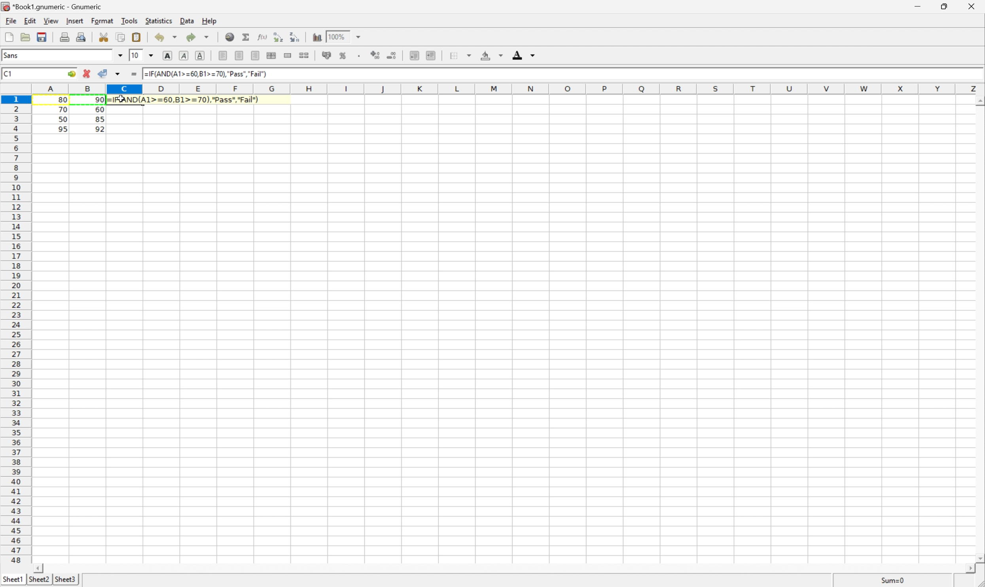 This screenshot has width=985, height=587. I want to click on Scroll Up, so click(979, 101).